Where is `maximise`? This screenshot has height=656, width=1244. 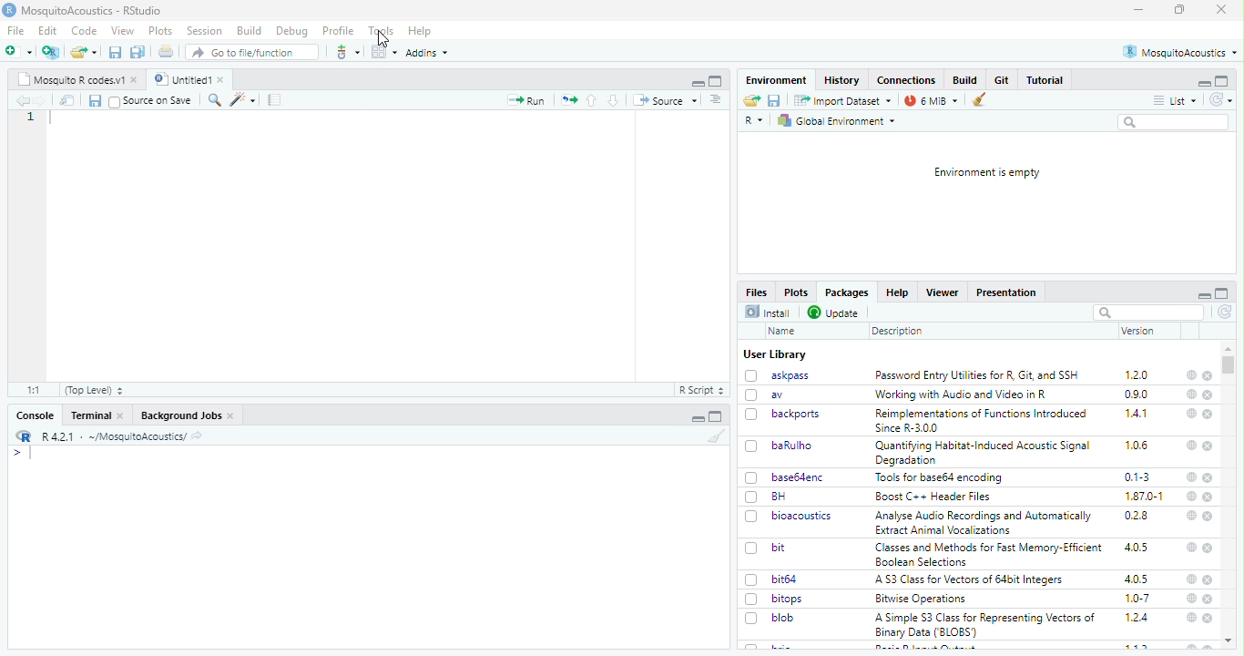
maximise is located at coordinates (1222, 81).